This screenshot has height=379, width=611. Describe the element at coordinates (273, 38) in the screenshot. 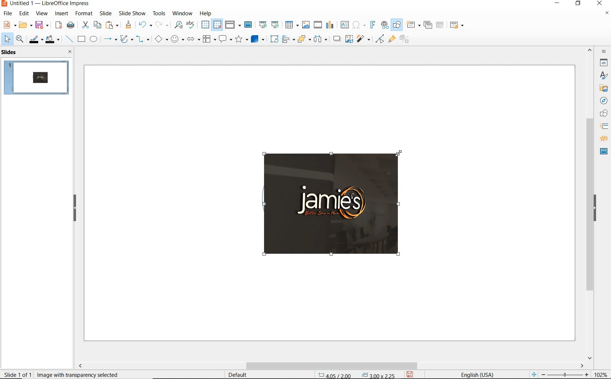

I see `rotate` at that location.